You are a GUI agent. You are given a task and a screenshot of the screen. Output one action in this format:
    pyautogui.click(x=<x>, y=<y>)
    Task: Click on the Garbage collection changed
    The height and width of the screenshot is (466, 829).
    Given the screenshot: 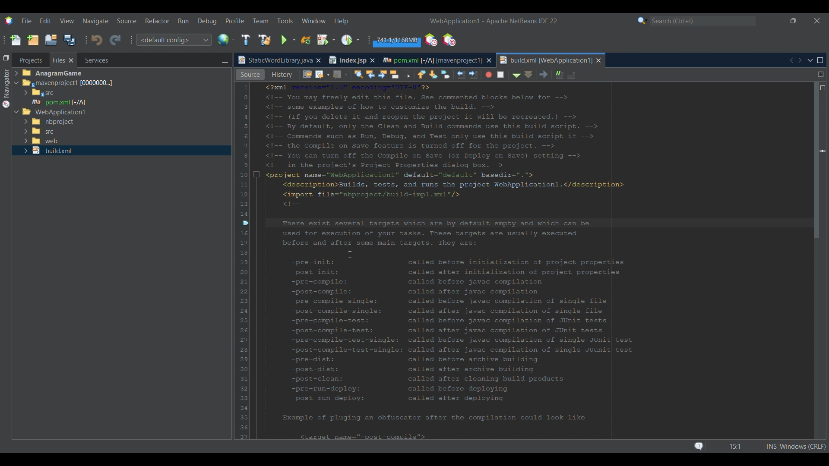 What is the action you would take?
    pyautogui.click(x=397, y=41)
    